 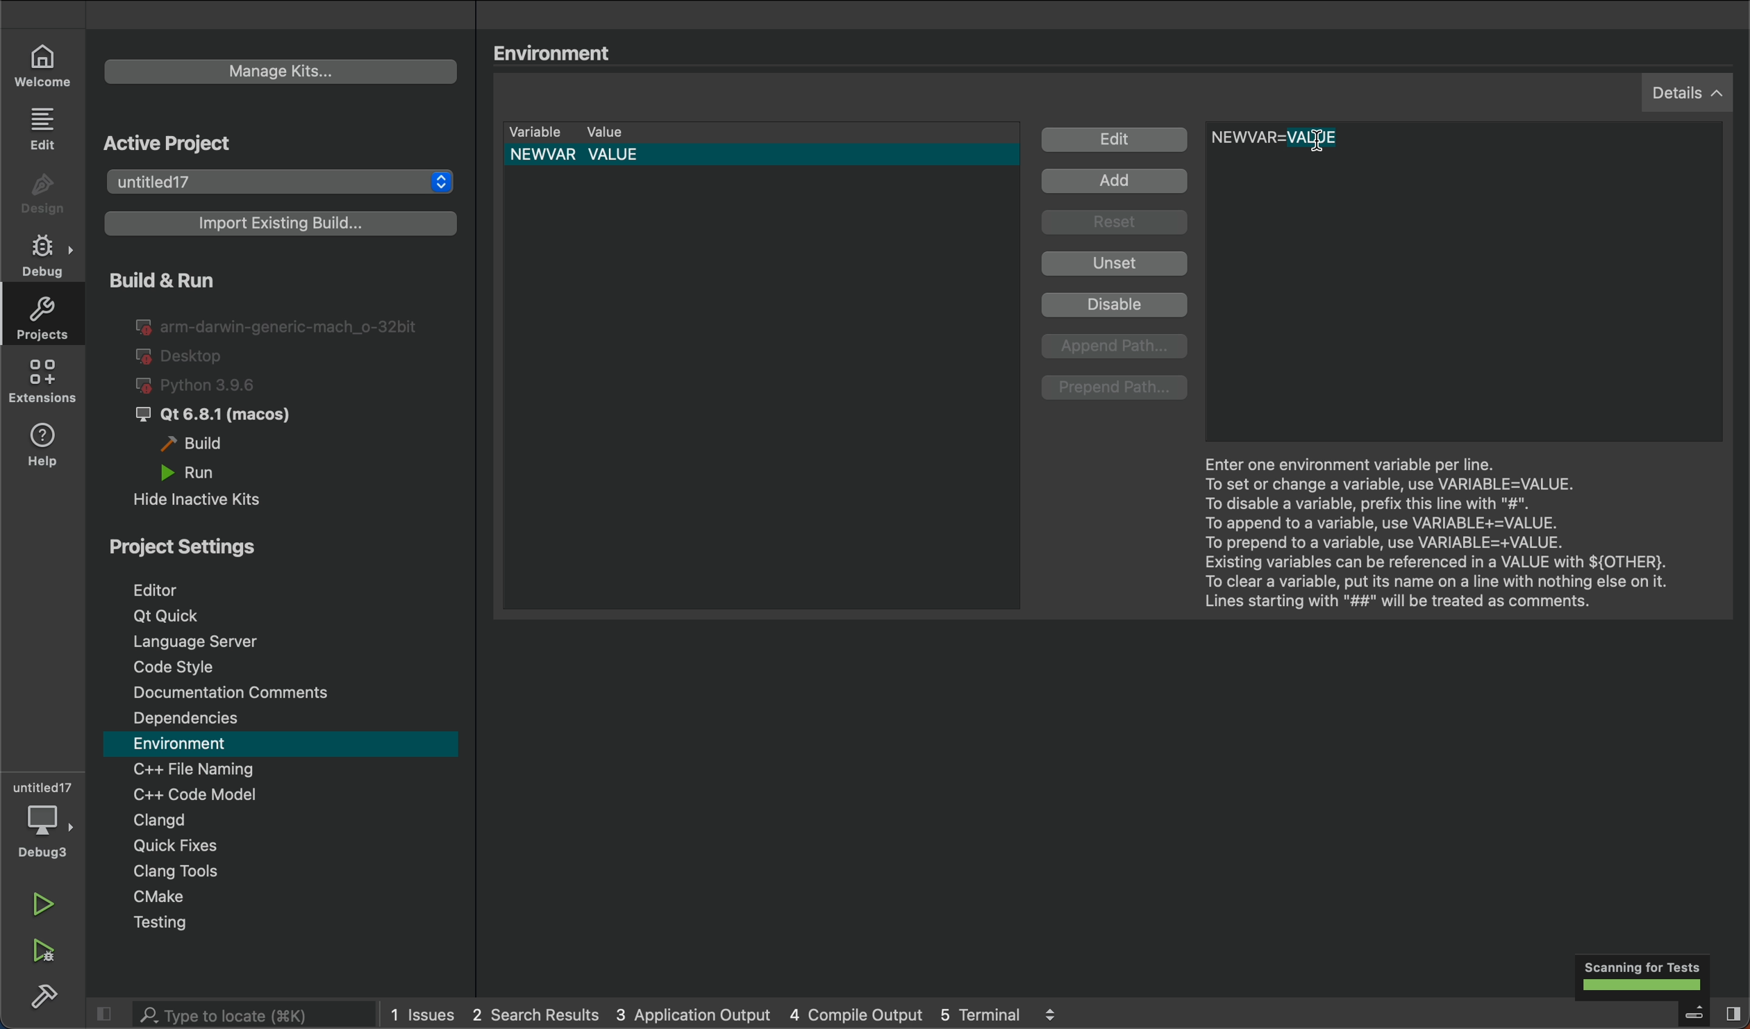 I want to click on 2 search results, so click(x=536, y=1015).